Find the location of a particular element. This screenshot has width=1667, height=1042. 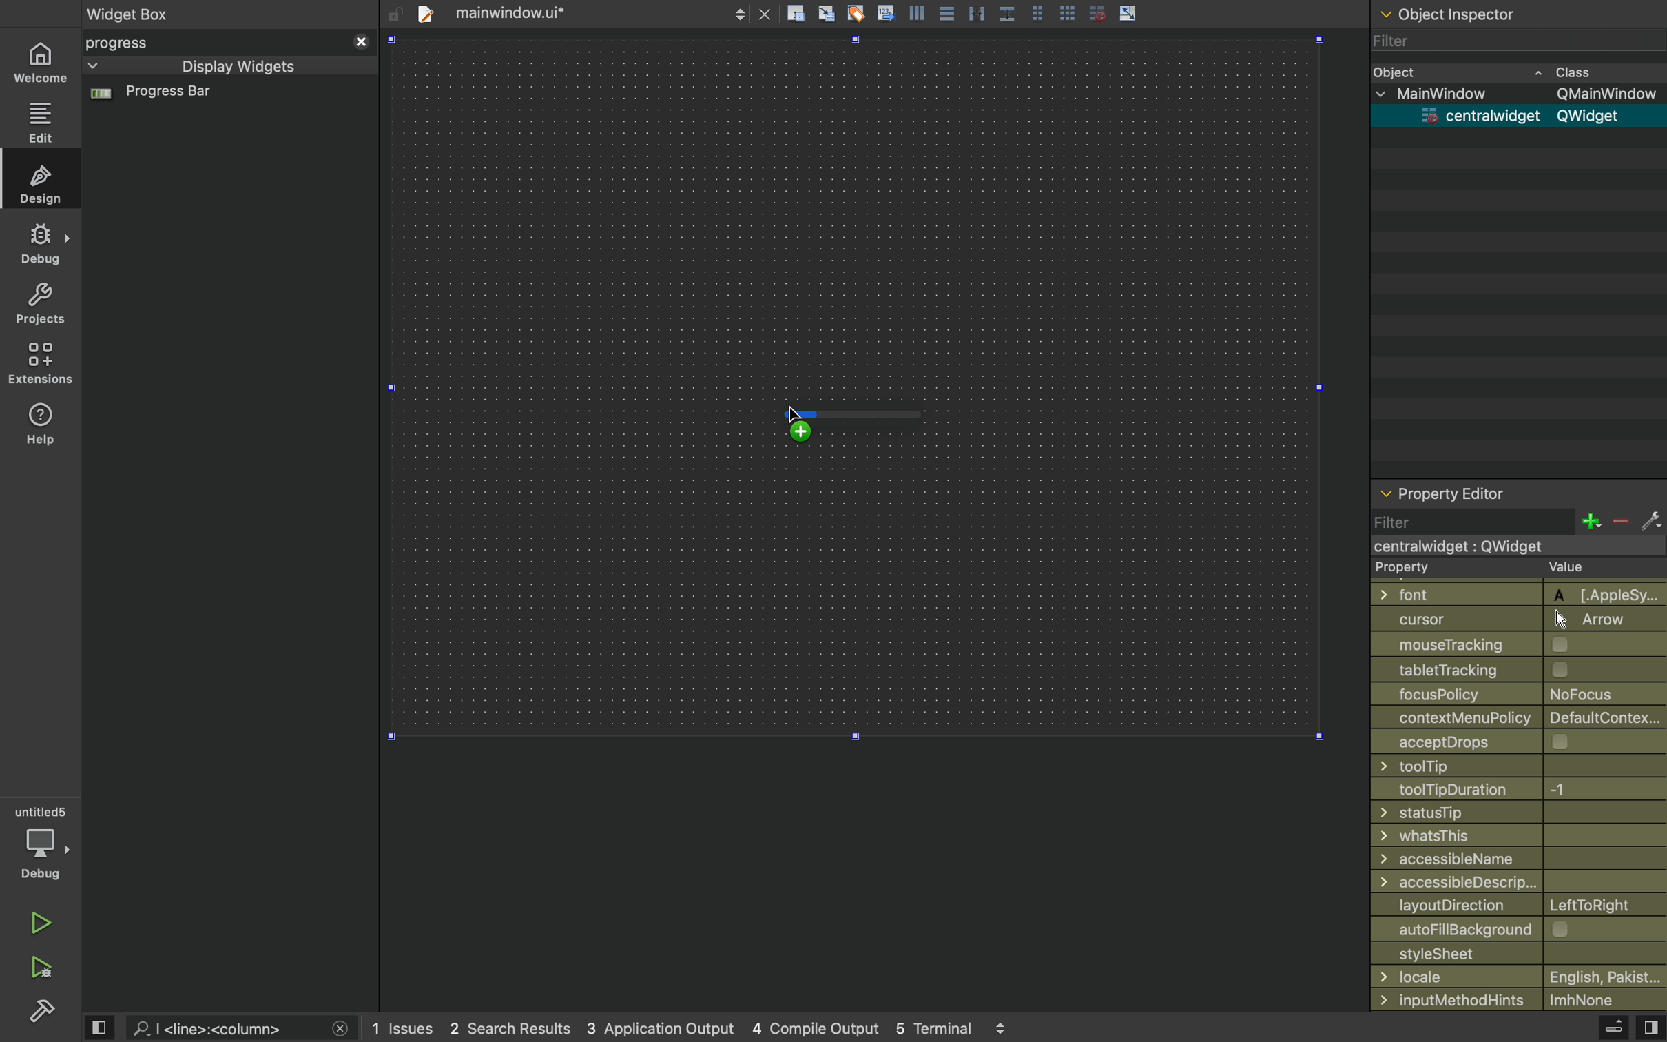

edit is located at coordinates (41, 123).